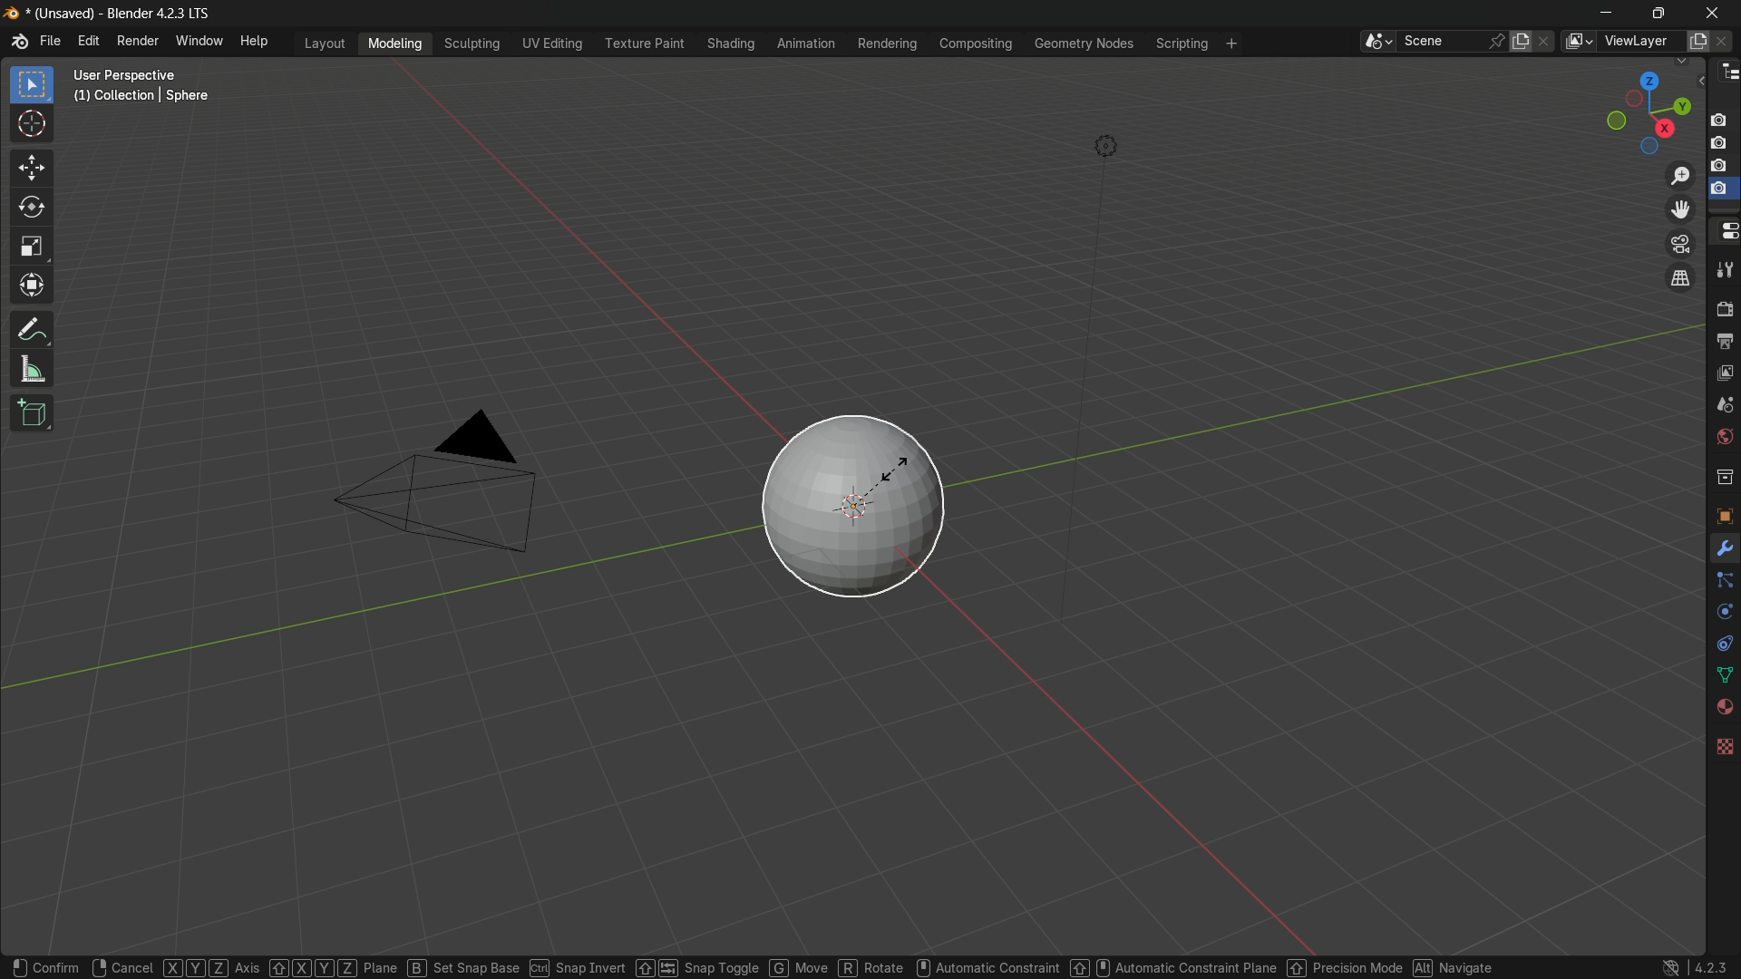 Image resolution: width=1741 pixels, height=979 pixels. I want to click on object, so click(1723, 512).